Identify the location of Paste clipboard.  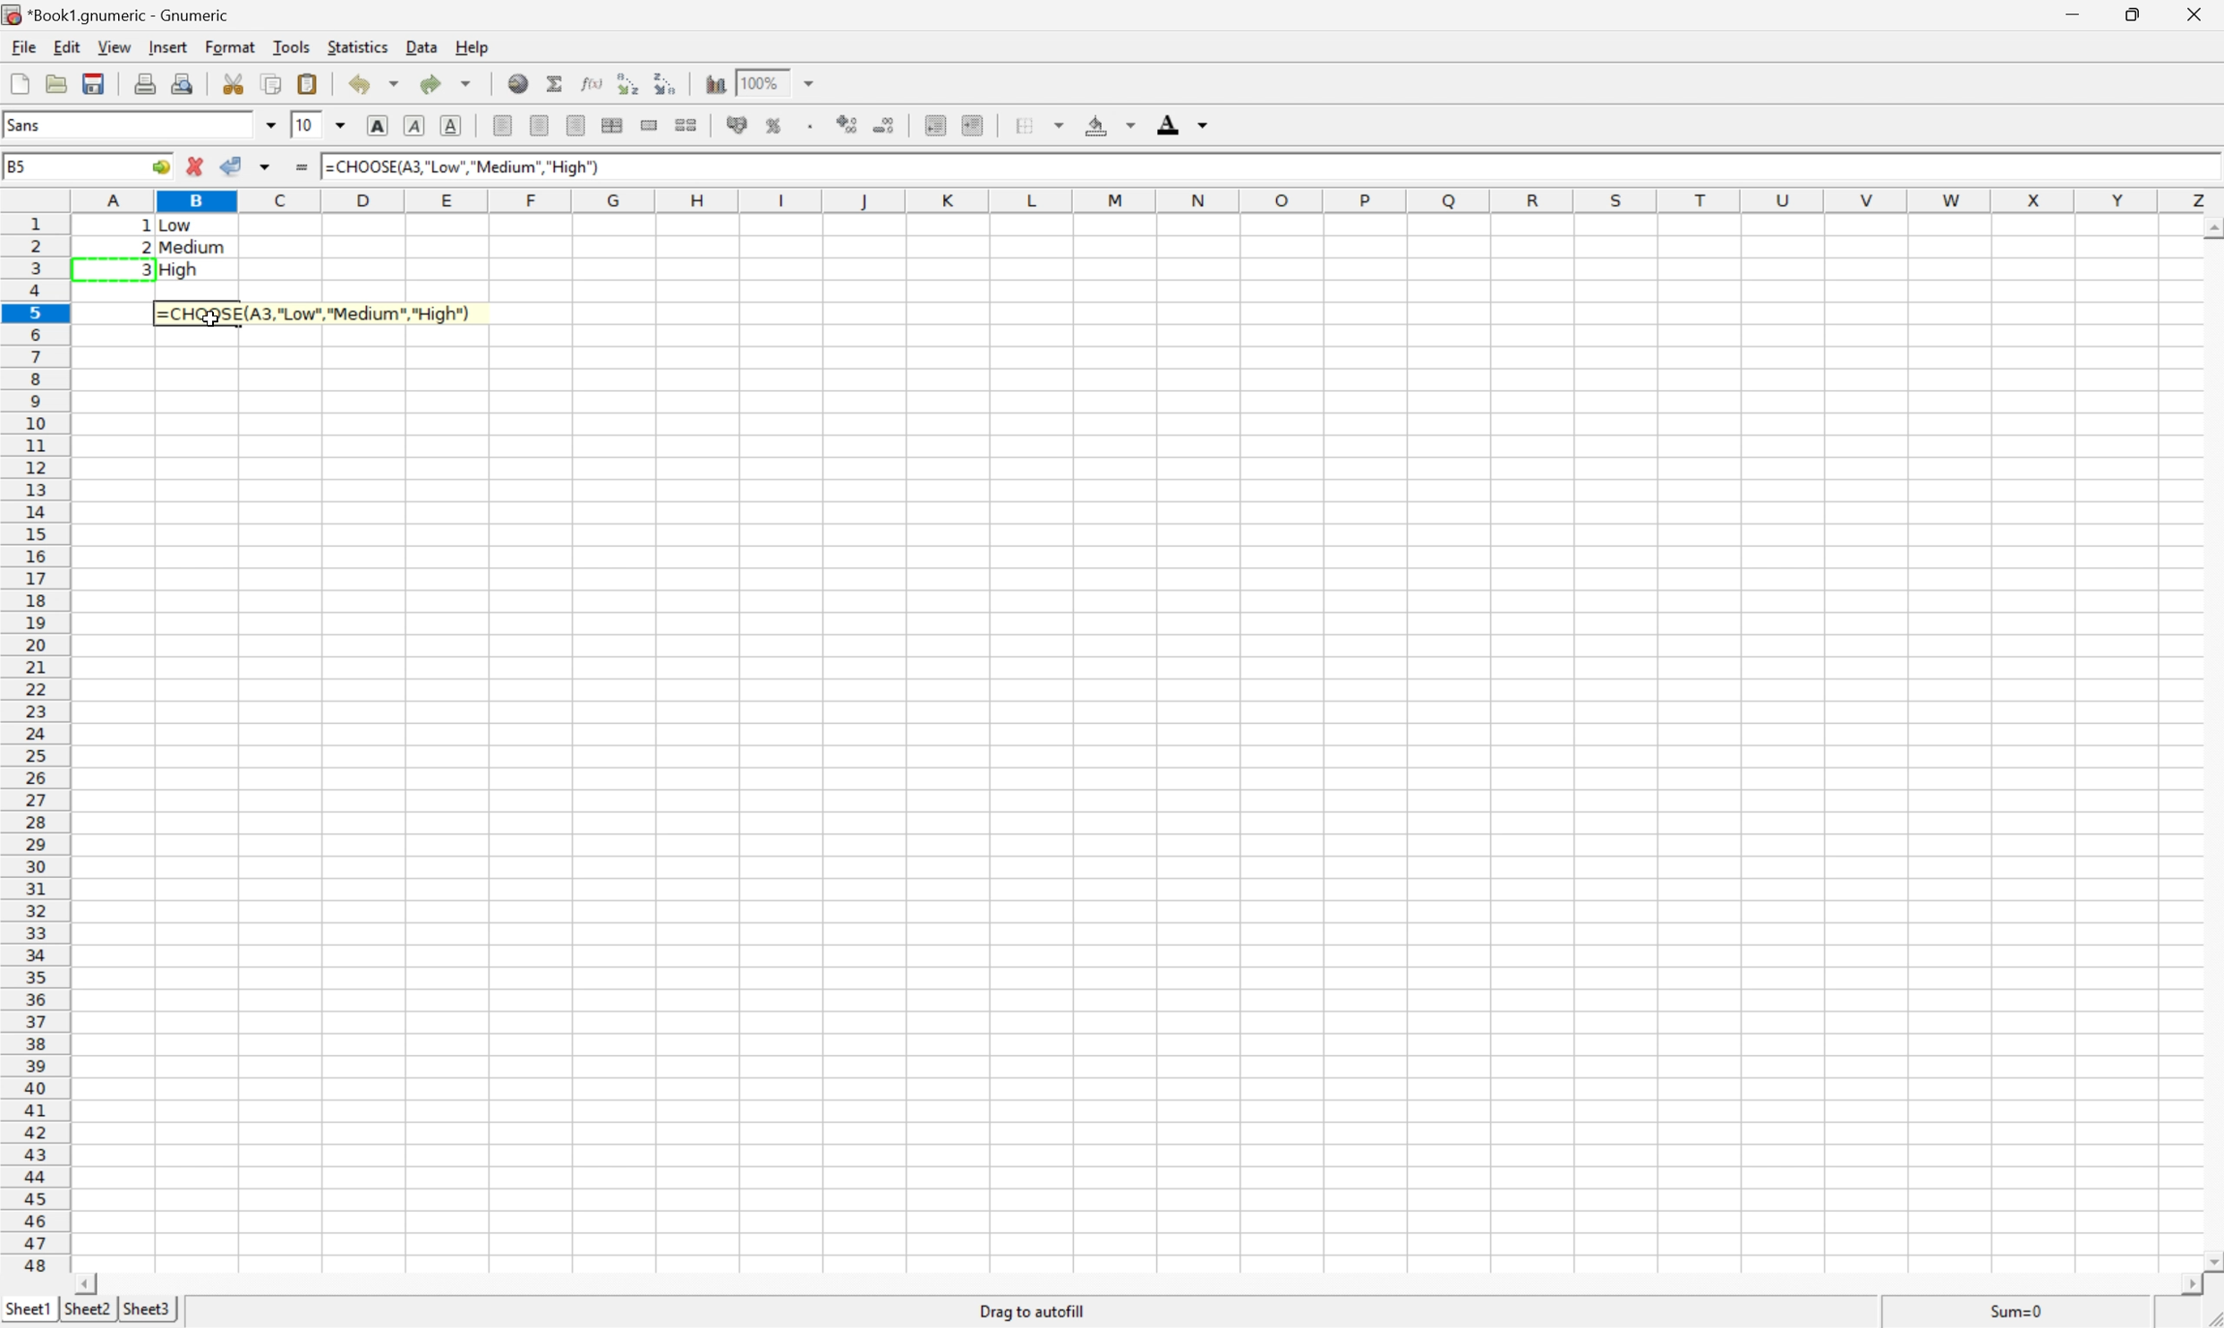
(306, 84).